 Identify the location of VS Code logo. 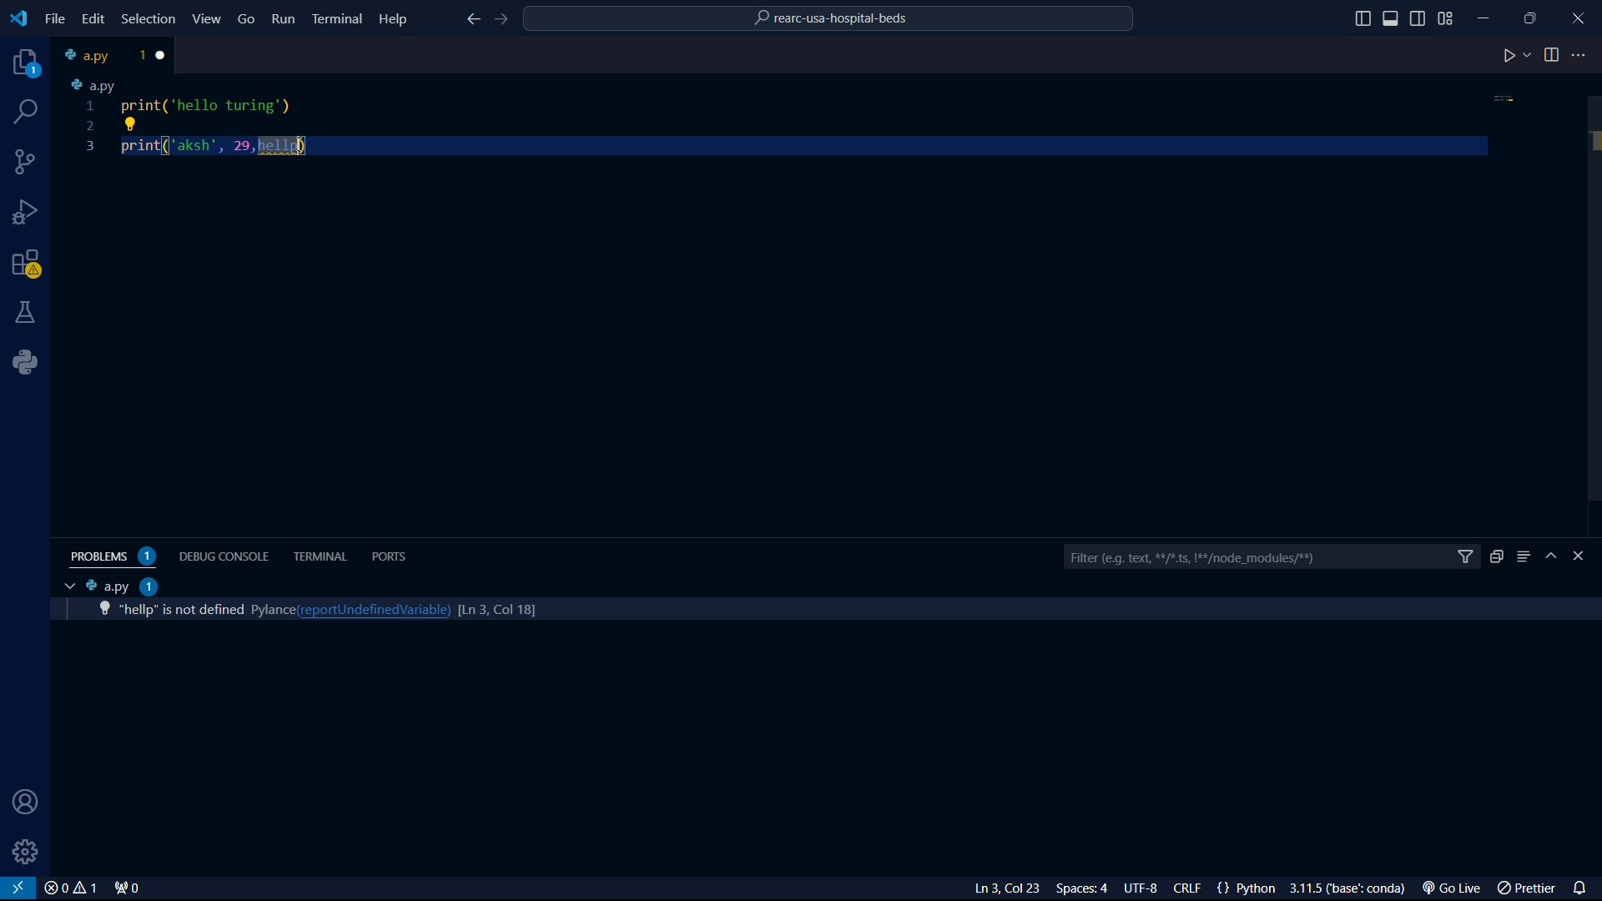
(17, 17).